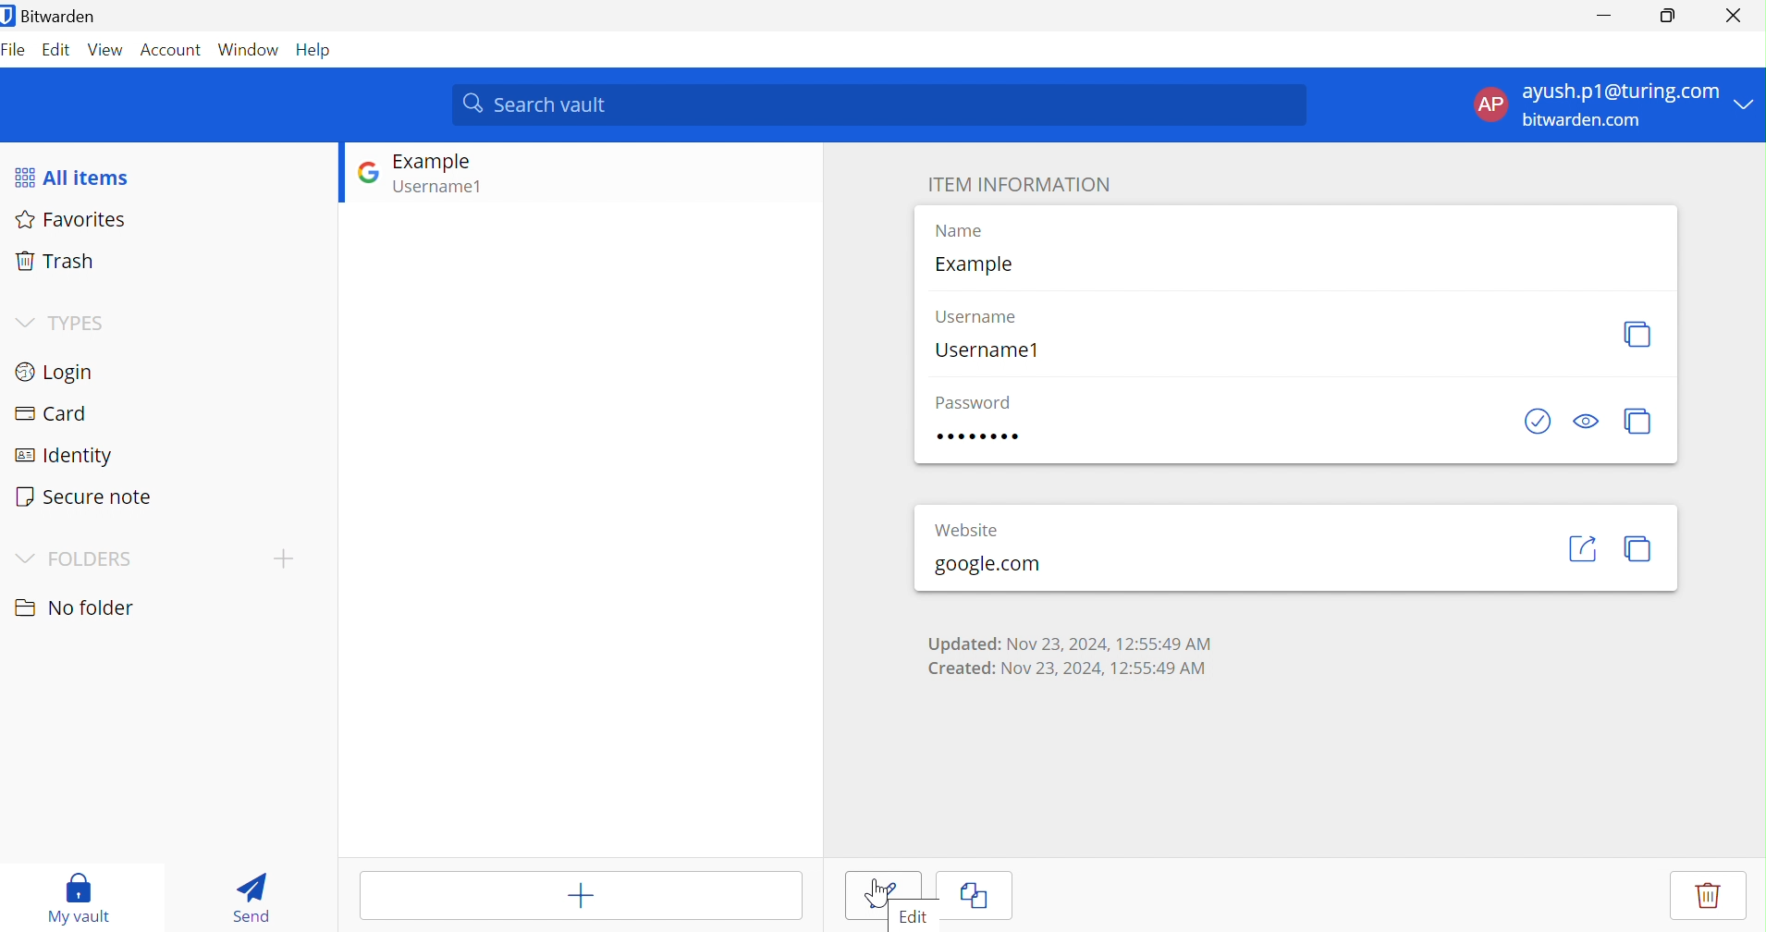 The width and height of the screenshot is (1766, 932). Describe the element at coordinates (878, 895) in the screenshot. I see `CURSOR` at that location.